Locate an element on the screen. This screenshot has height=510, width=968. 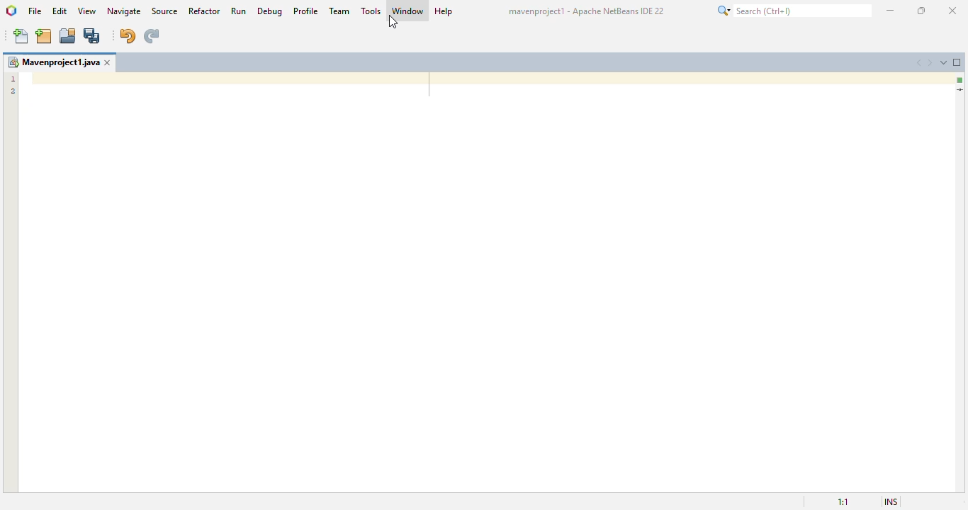
insert mode is located at coordinates (887, 501).